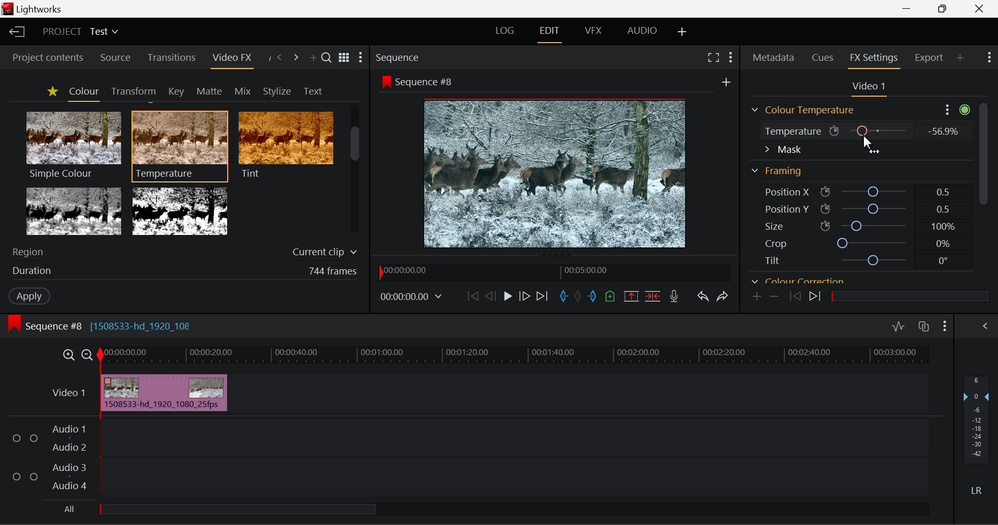  I want to click on Mark In, so click(562, 297).